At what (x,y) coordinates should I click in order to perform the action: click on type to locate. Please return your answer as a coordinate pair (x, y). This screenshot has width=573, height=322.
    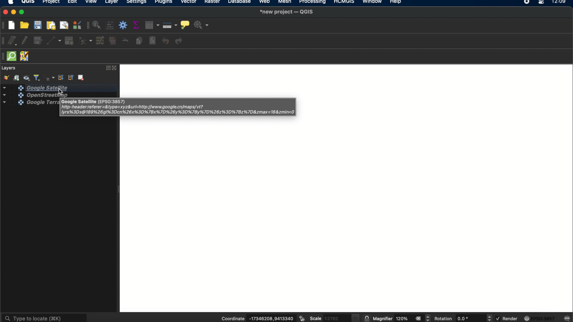
    Looking at the image, I should click on (45, 317).